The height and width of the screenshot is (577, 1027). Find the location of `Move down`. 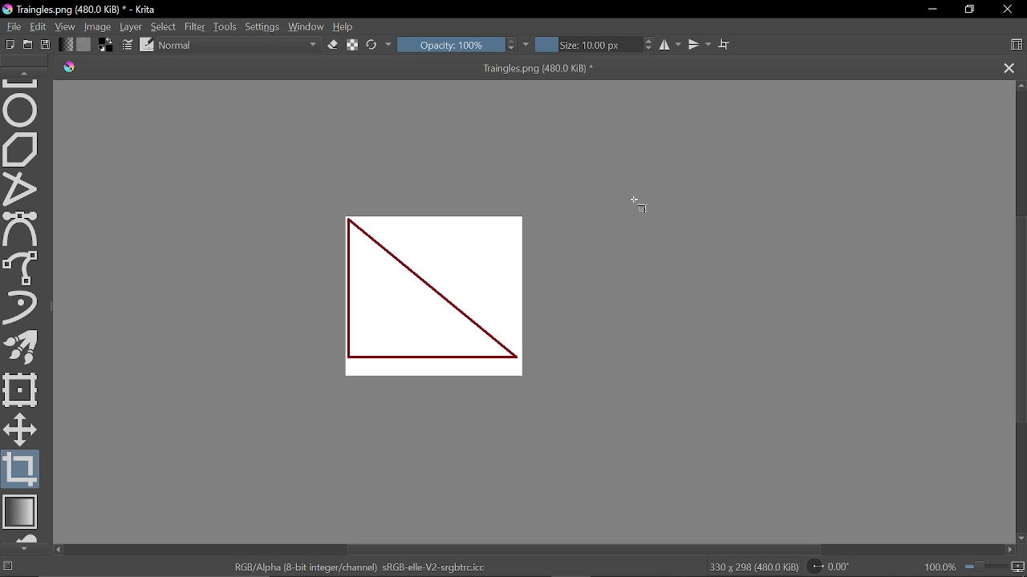

Move down is located at coordinates (1021, 539).